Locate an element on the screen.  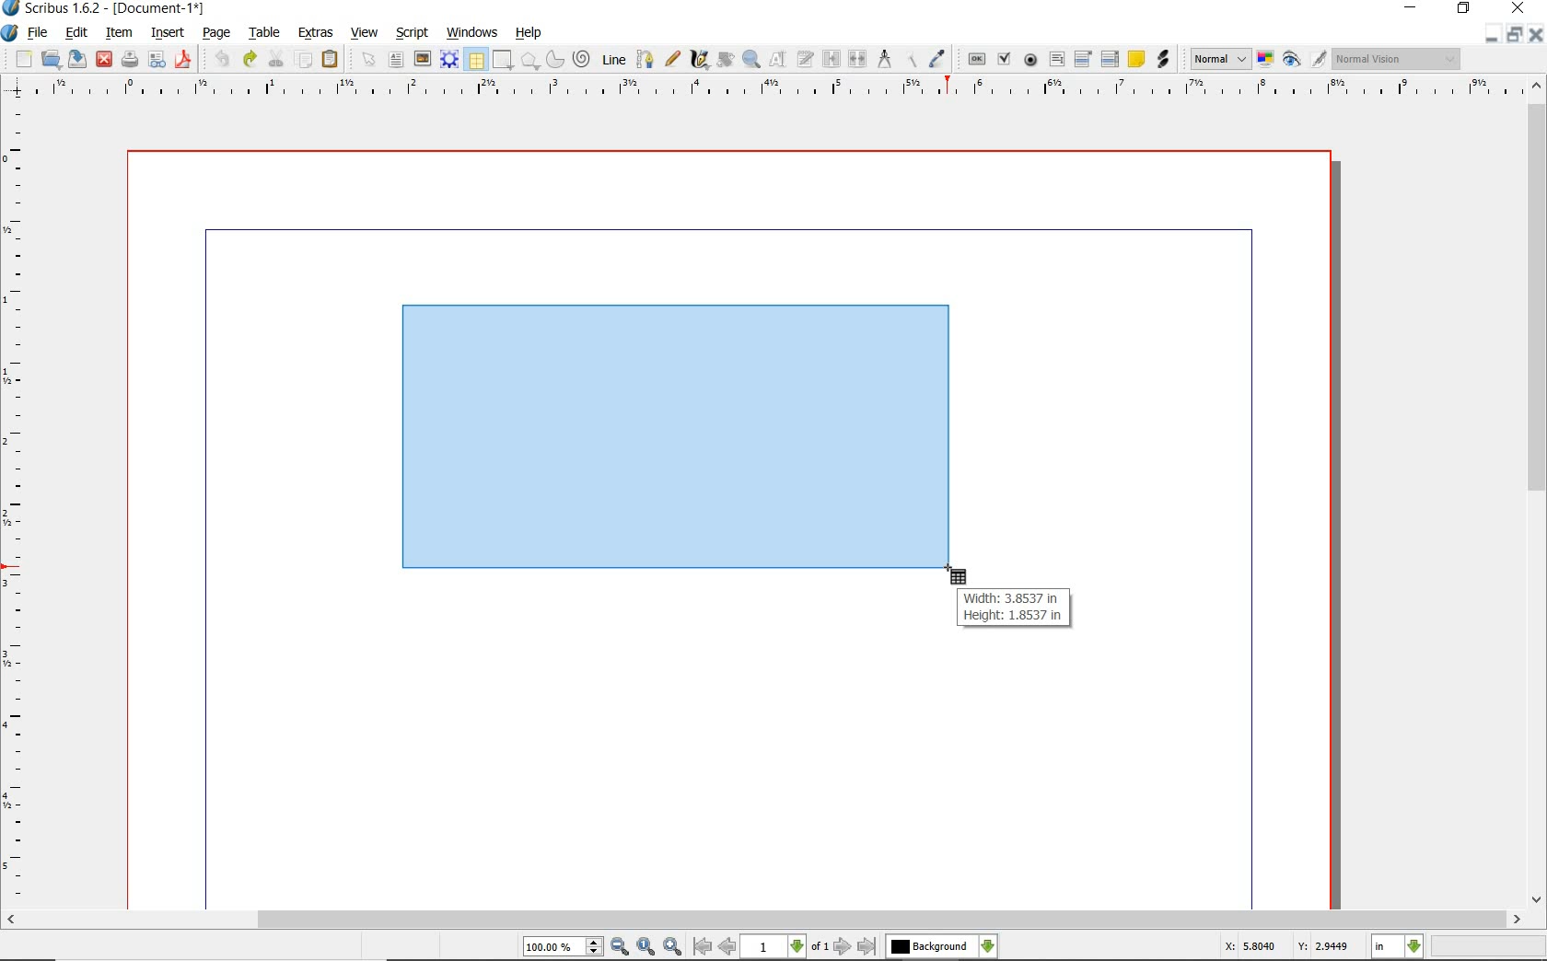
open is located at coordinates (52, 60).